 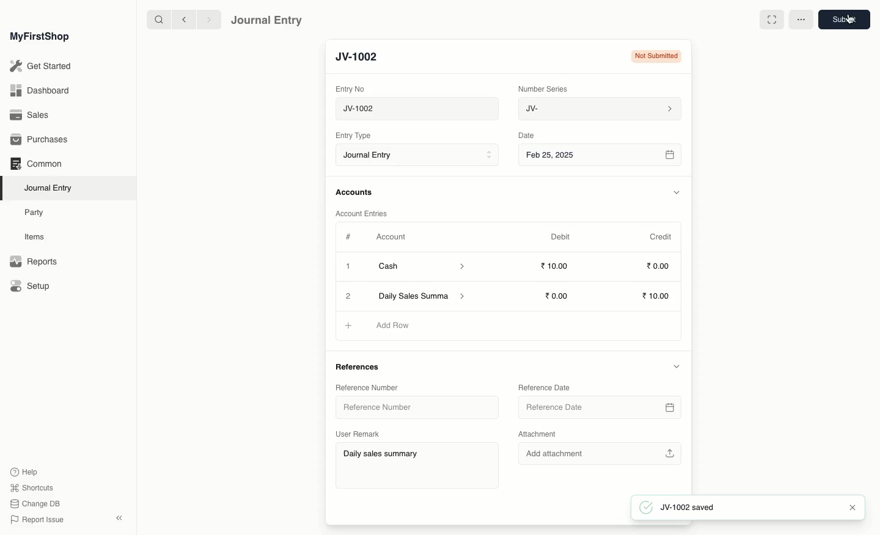 I want to click on Account Entries, so click(x=366, y=214).